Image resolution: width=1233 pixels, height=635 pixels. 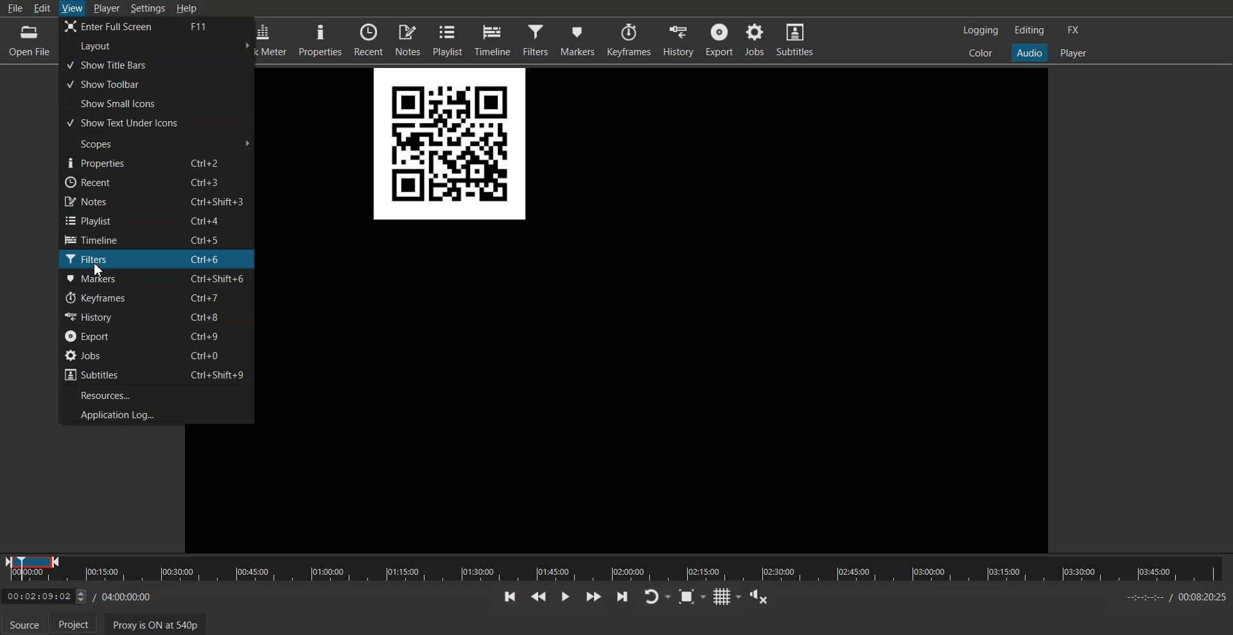 What do you see at coordinates (511, 597) in the screenshot?
I see `Skip to the previous point` at bounding box center [511, 597].